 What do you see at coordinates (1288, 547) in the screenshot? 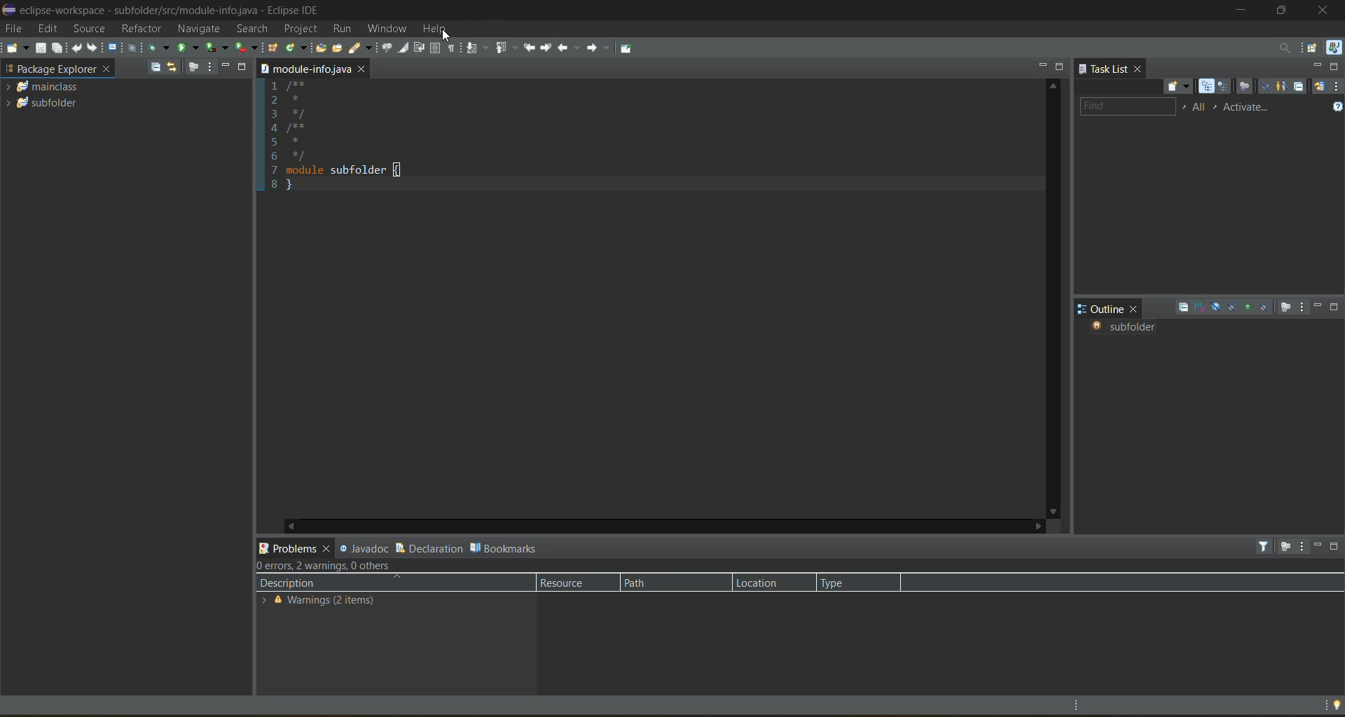
I see `focus on active task` at bounding box center [1288, 547].